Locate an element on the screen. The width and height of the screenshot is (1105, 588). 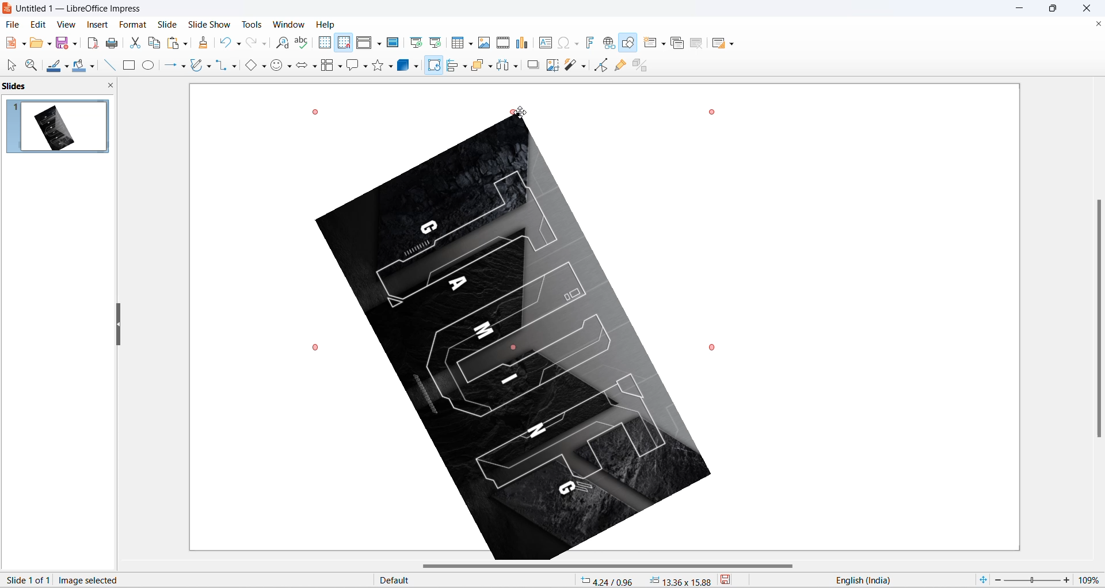
paste options is located at coordinates (185, 41).